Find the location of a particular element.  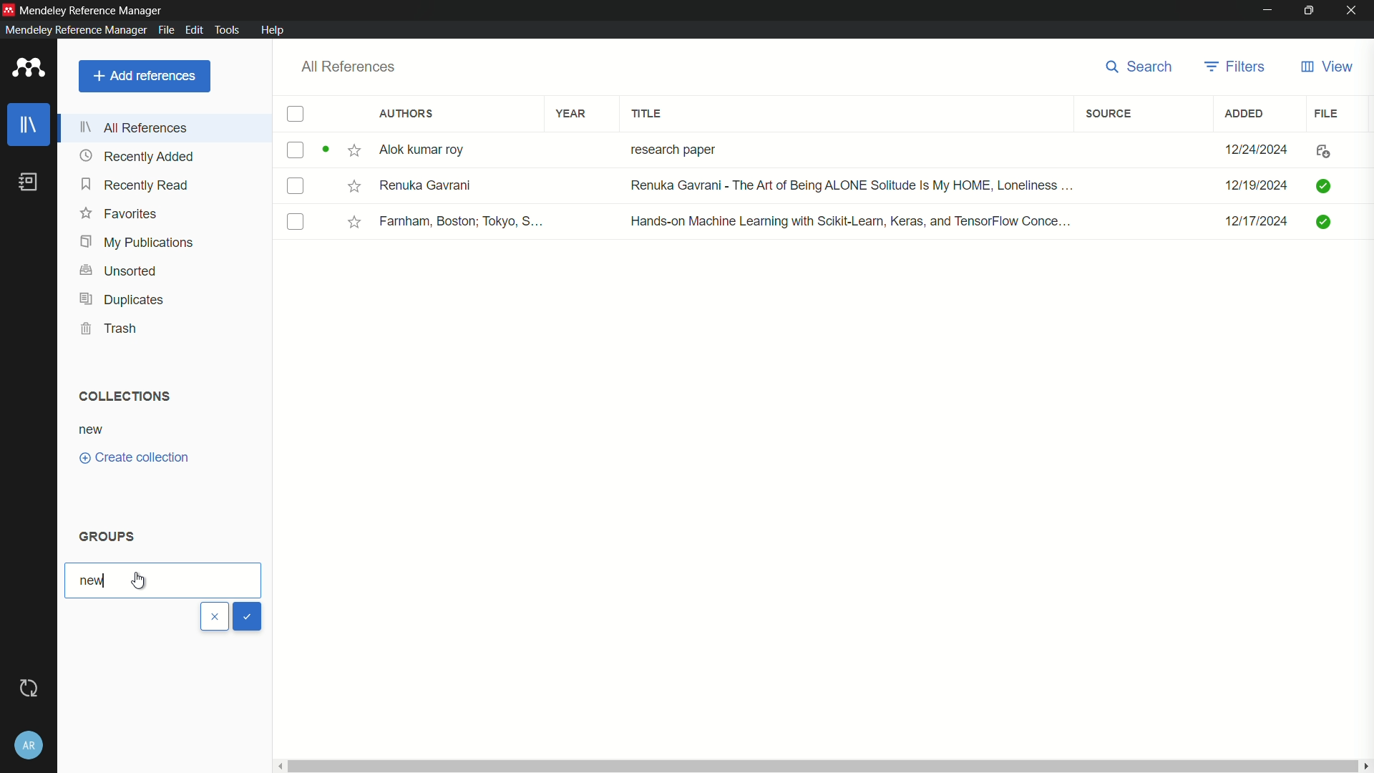

maximize is located at coordinates (1310, 10).